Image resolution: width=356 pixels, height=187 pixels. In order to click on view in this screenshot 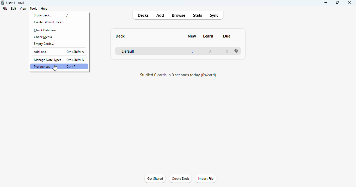, I will do `click(23, 9)`.